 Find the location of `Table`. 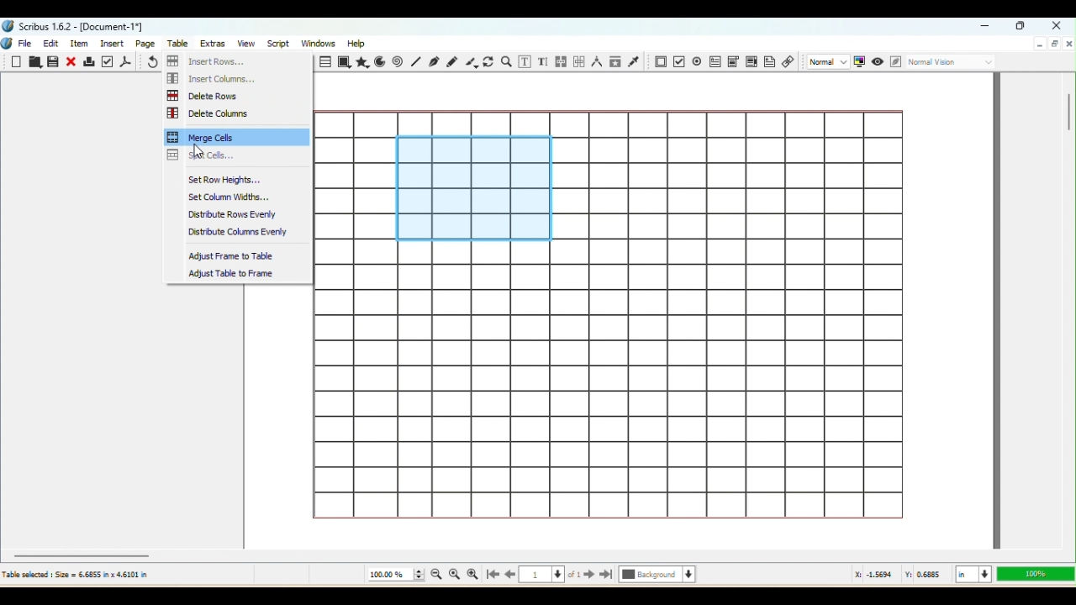

Table is located at coordinates (181, 45).